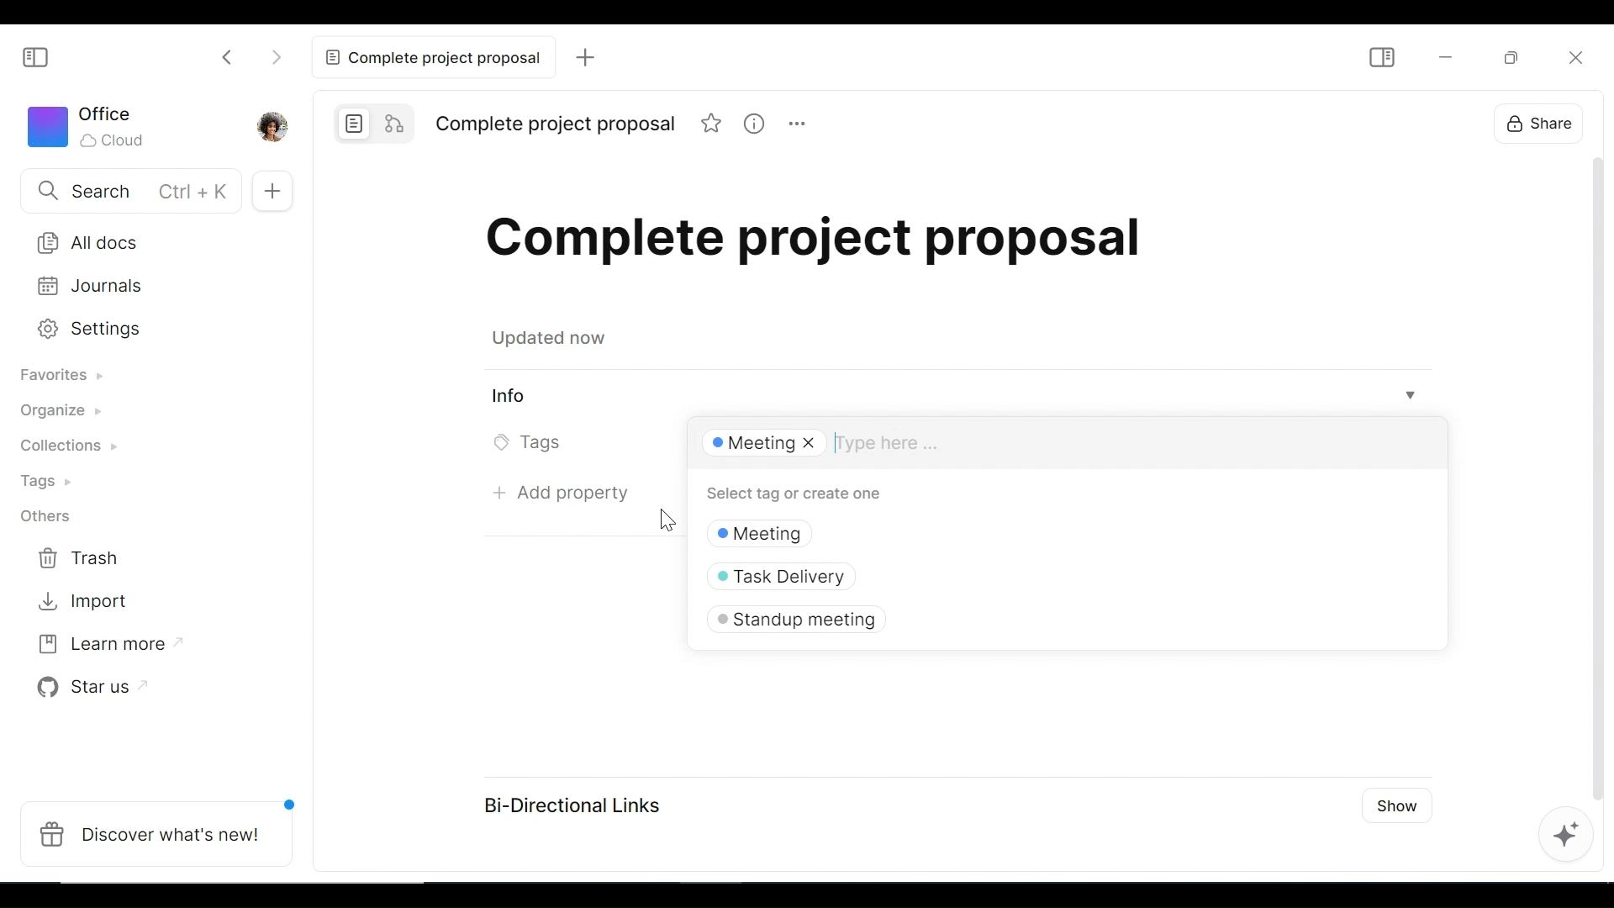  I want to click on Edgeless mode, so click(397, 124).